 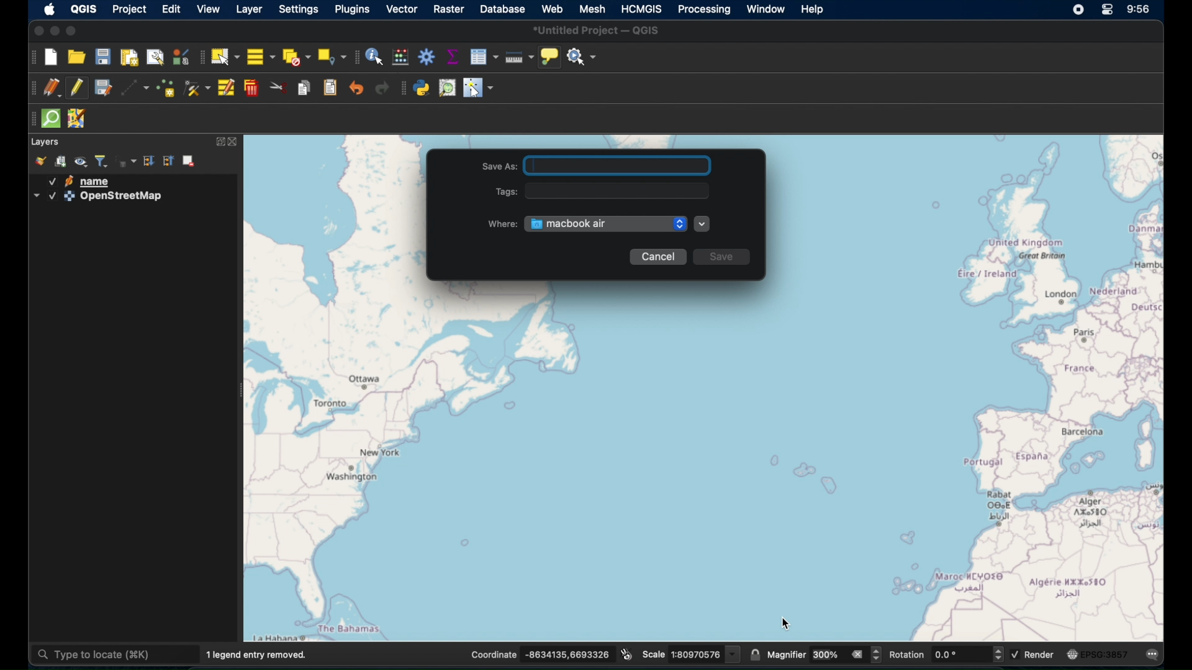 What do you see at coordinates (180, 58) in the screenshot?
I see `style manager` at bounding box center [180, 58].